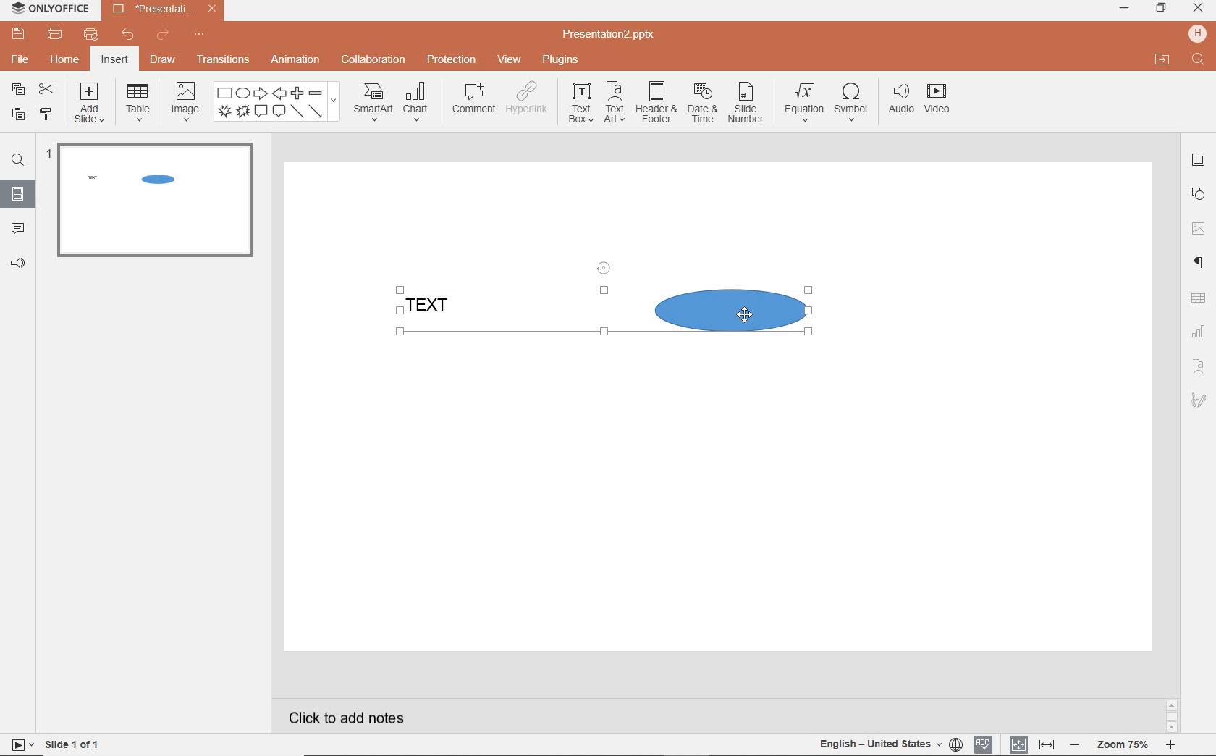 This screenshot has width=1216, height=756. I want to click on Presentation2.pptx, so click(609, 35).